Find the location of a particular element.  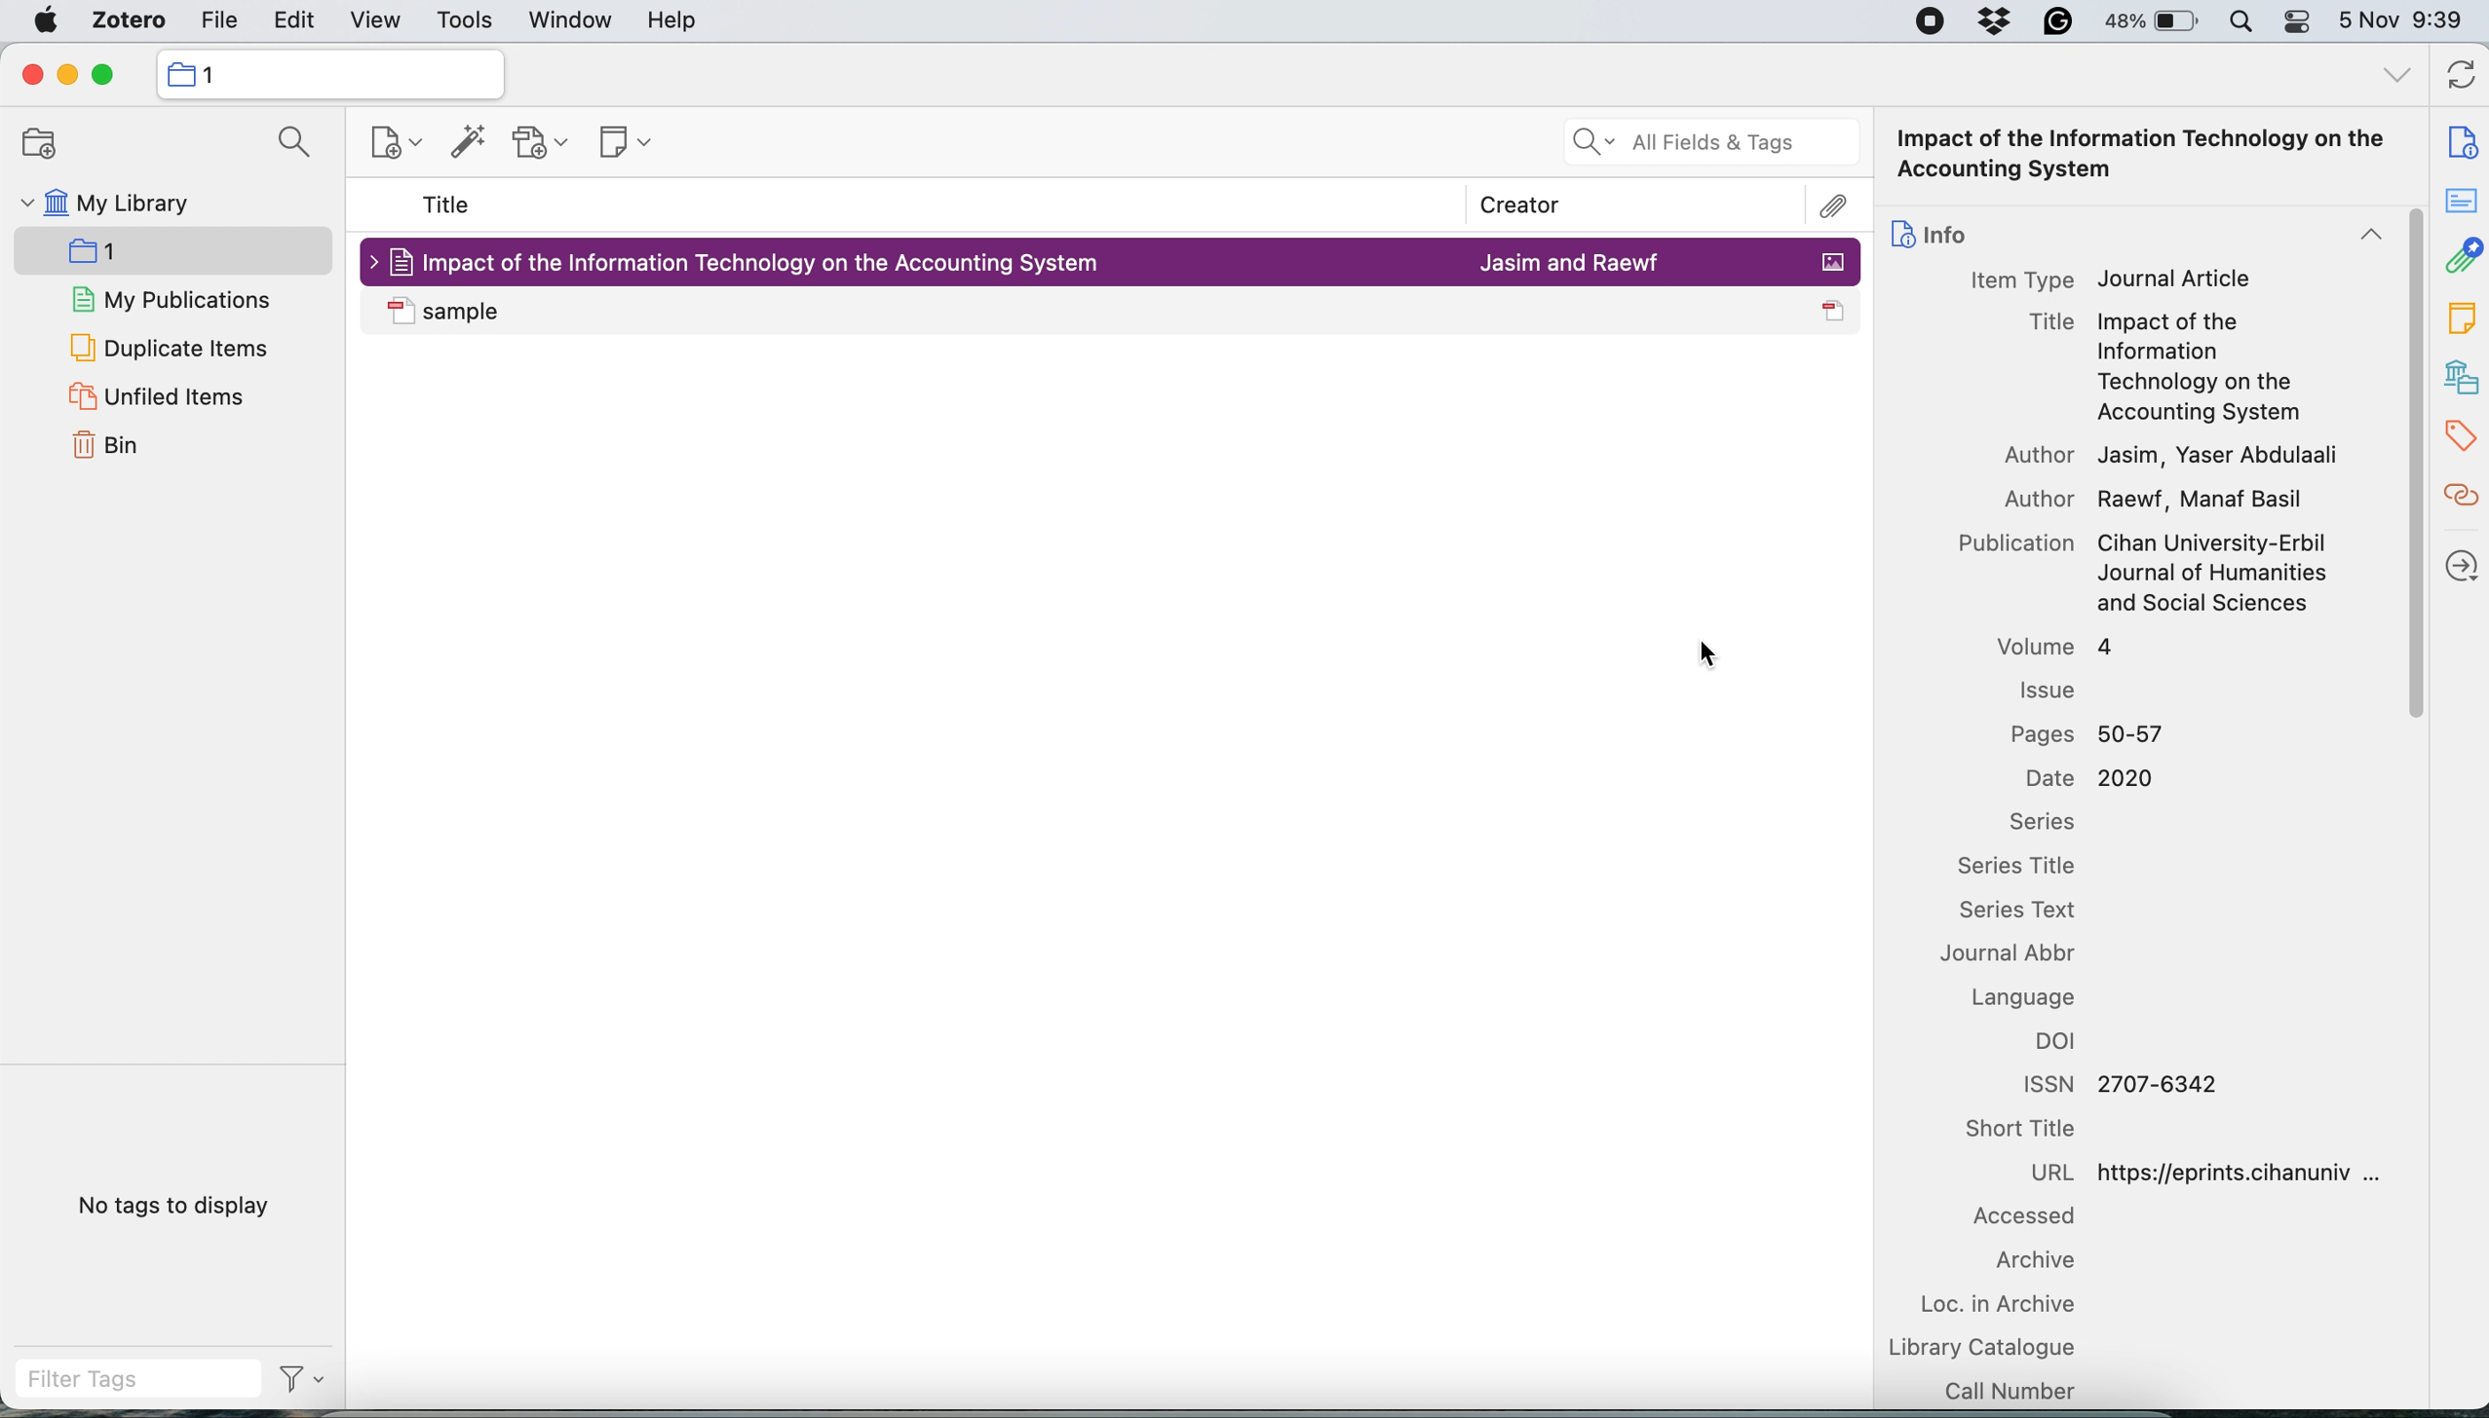

series text is located at coordinates (2019, 911).